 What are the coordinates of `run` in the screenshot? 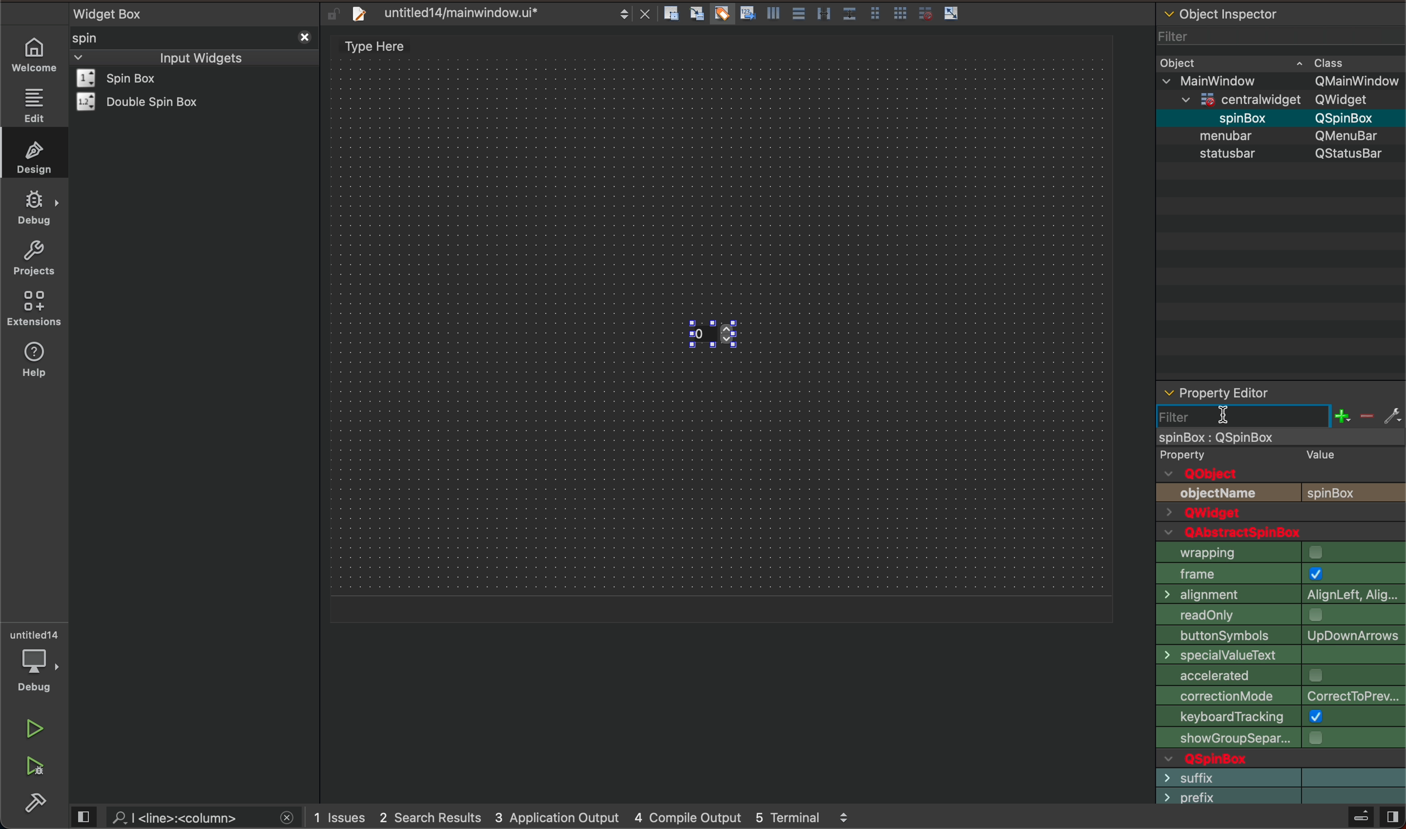 It's located at (33, 729).